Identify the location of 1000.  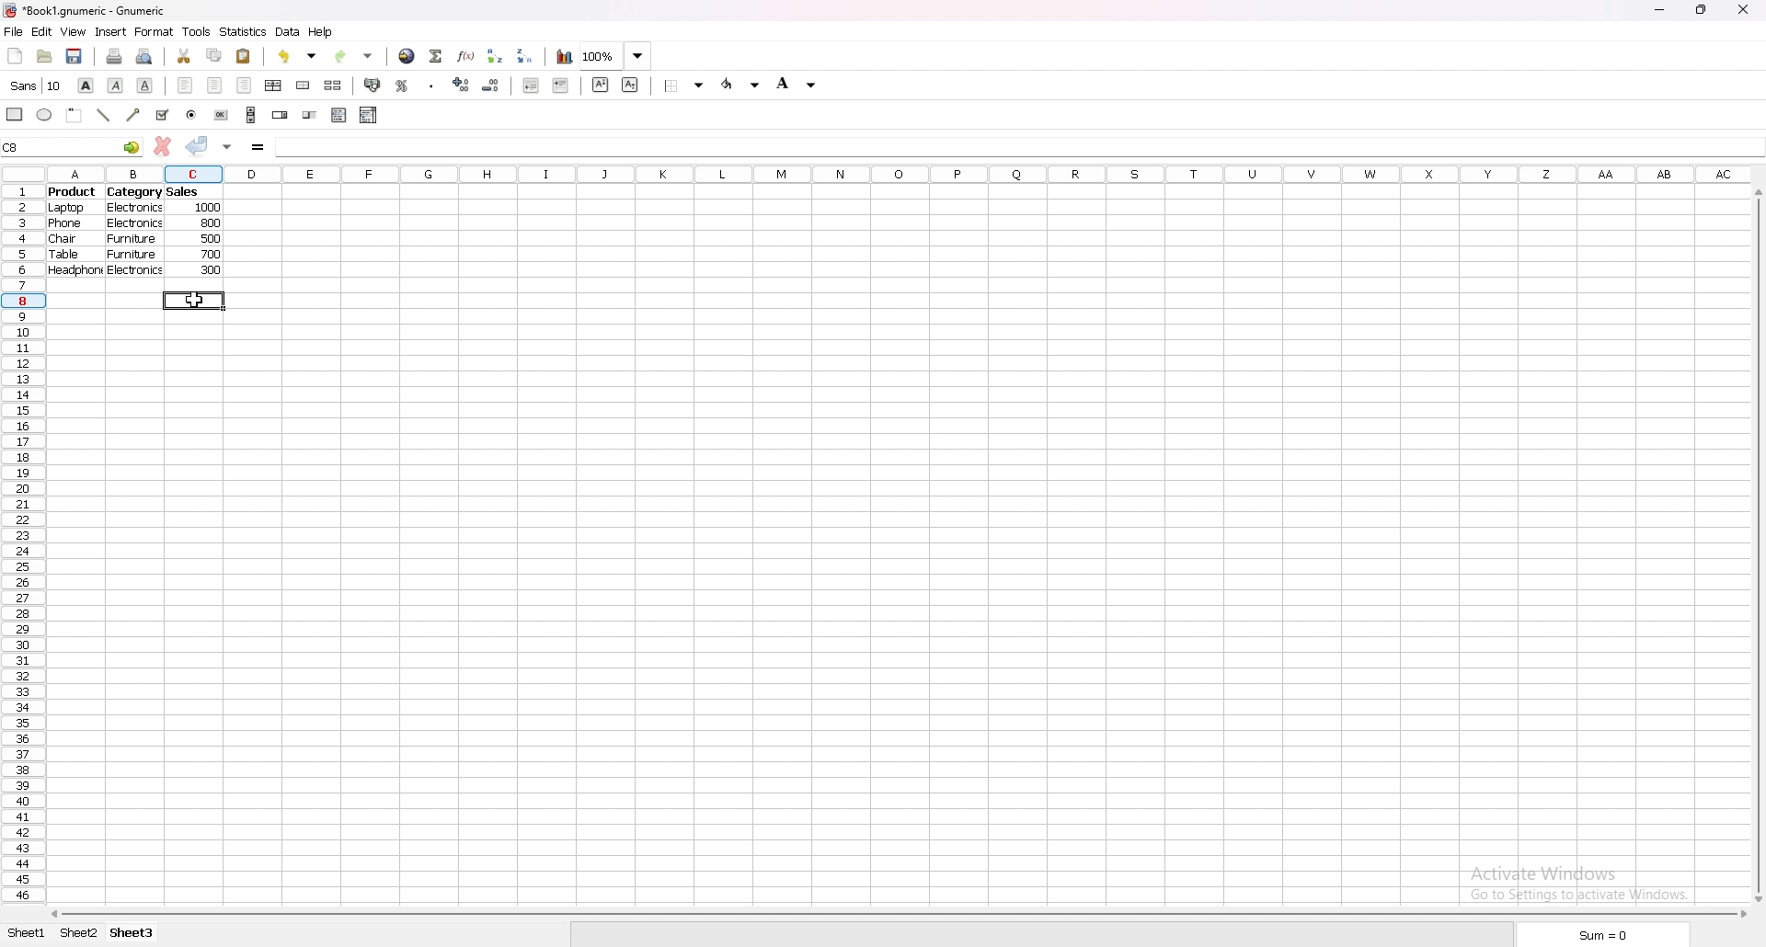
(210, 209).